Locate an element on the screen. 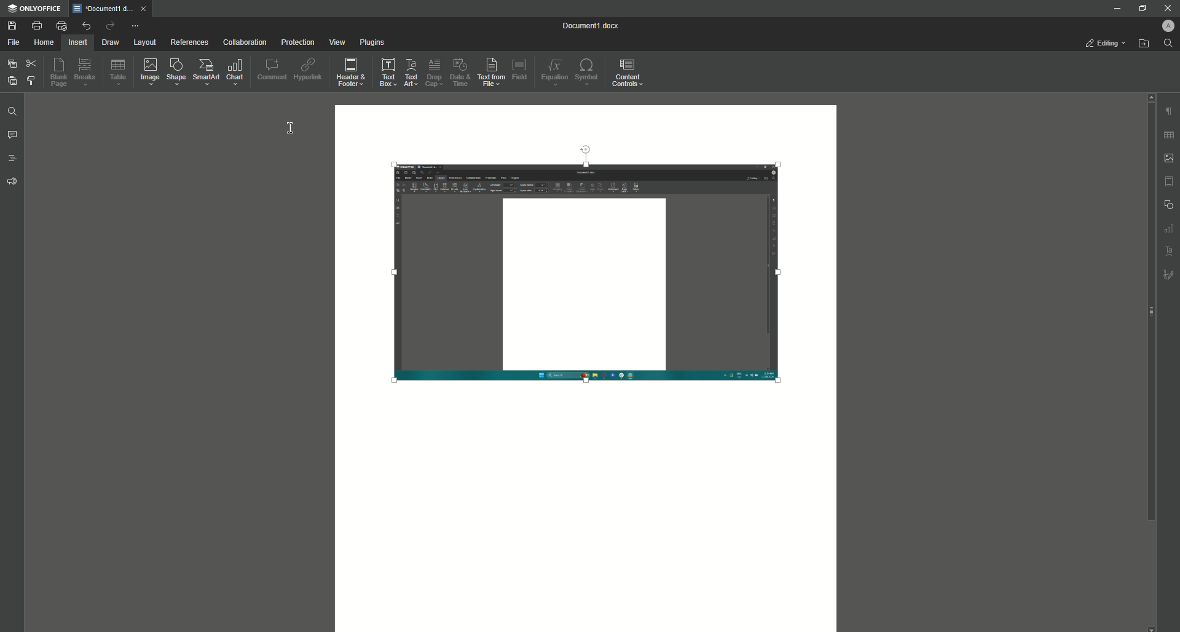 The width and height of the screenshot is (1180, 632). close is located at coordinates (144, 8).